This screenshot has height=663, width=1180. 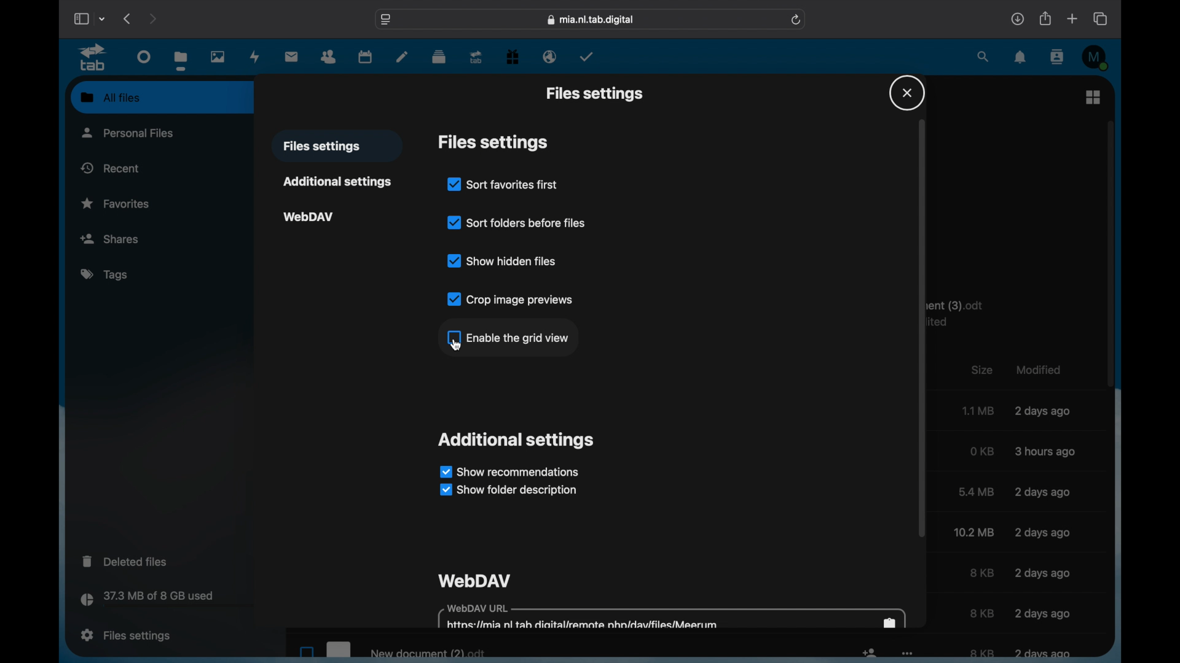 I want to click on scroll box, so click(x=922, y=329).